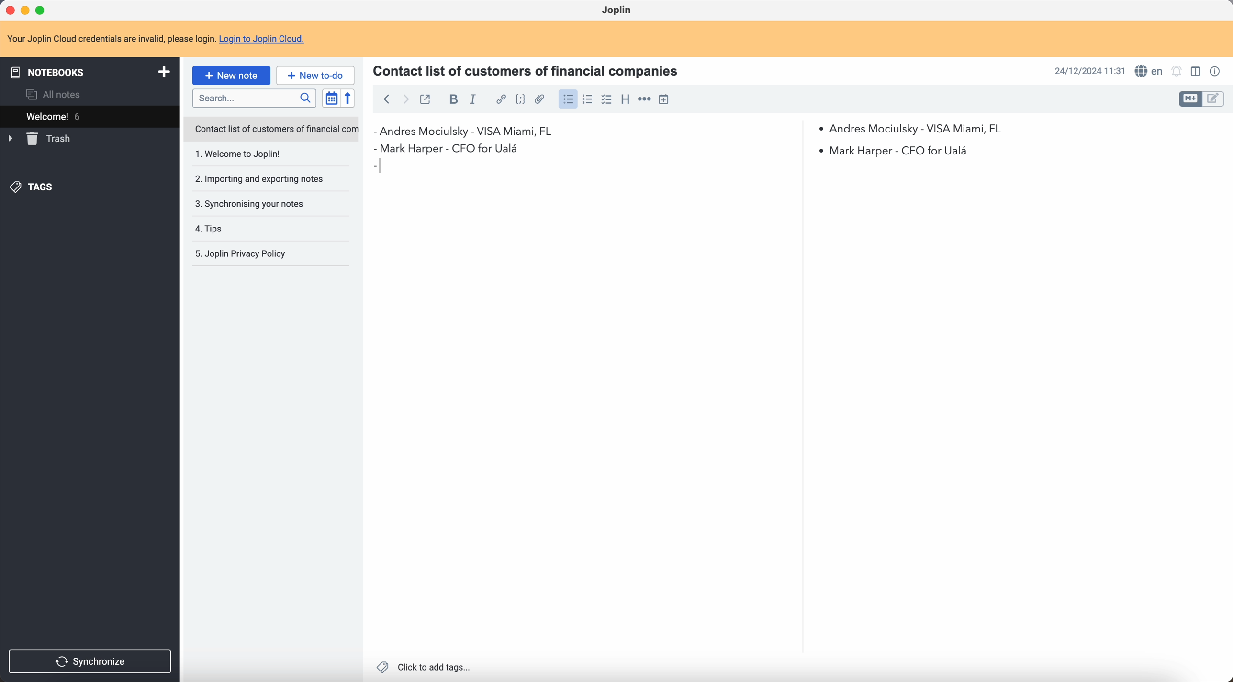 Image resolution: width=1233 pixels, height=682 pixels. I want to click on spell checker, so click(1149, 70).